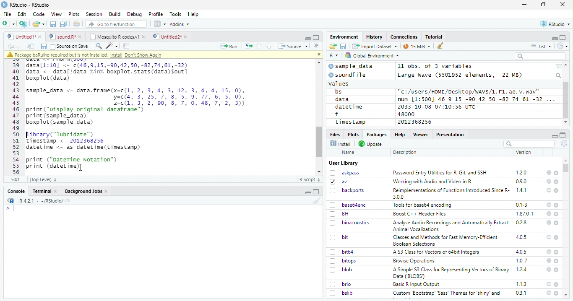 The width and height of the screenshot is (573, 301). I want to click on values, so click(339, 83).